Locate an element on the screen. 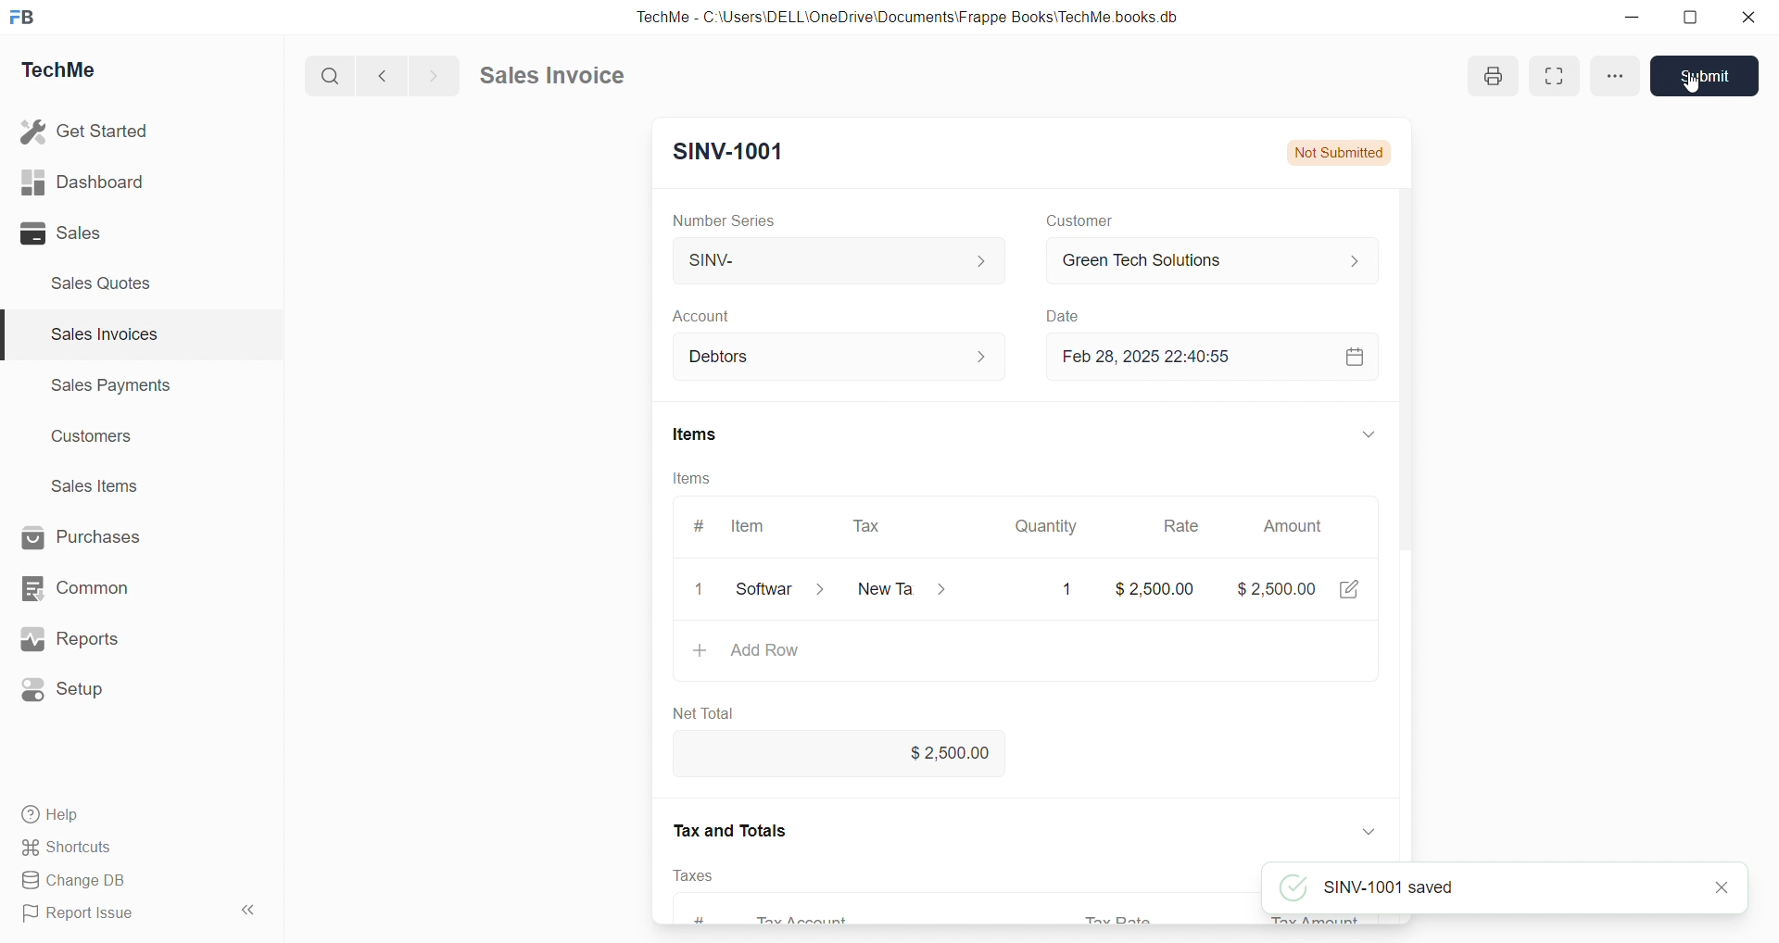  SINV-1001 is located at coordinates (732, 153).